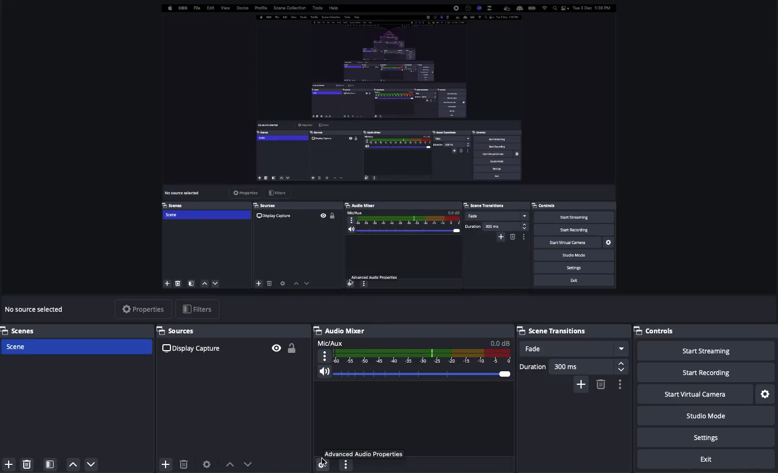  What do you see at coordinates (36, 308) in the screenshot?
I see `No sources selected` at bounding box center [36, 308].